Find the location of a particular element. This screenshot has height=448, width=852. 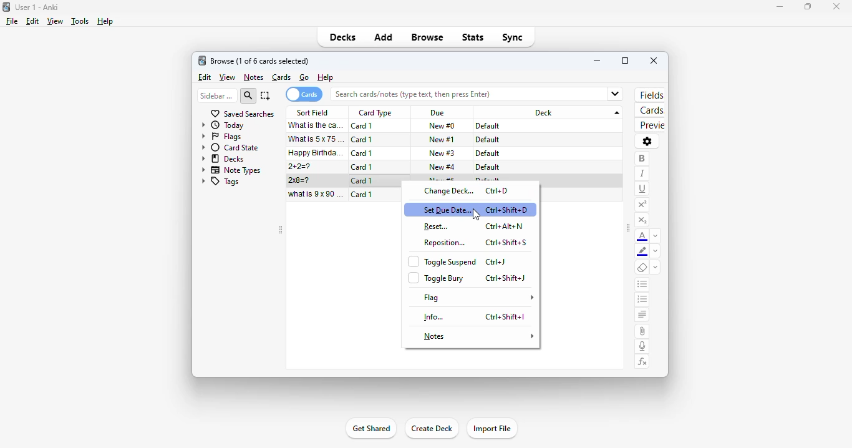

attach pictures/audio/video is located at coordinates (642, 331).